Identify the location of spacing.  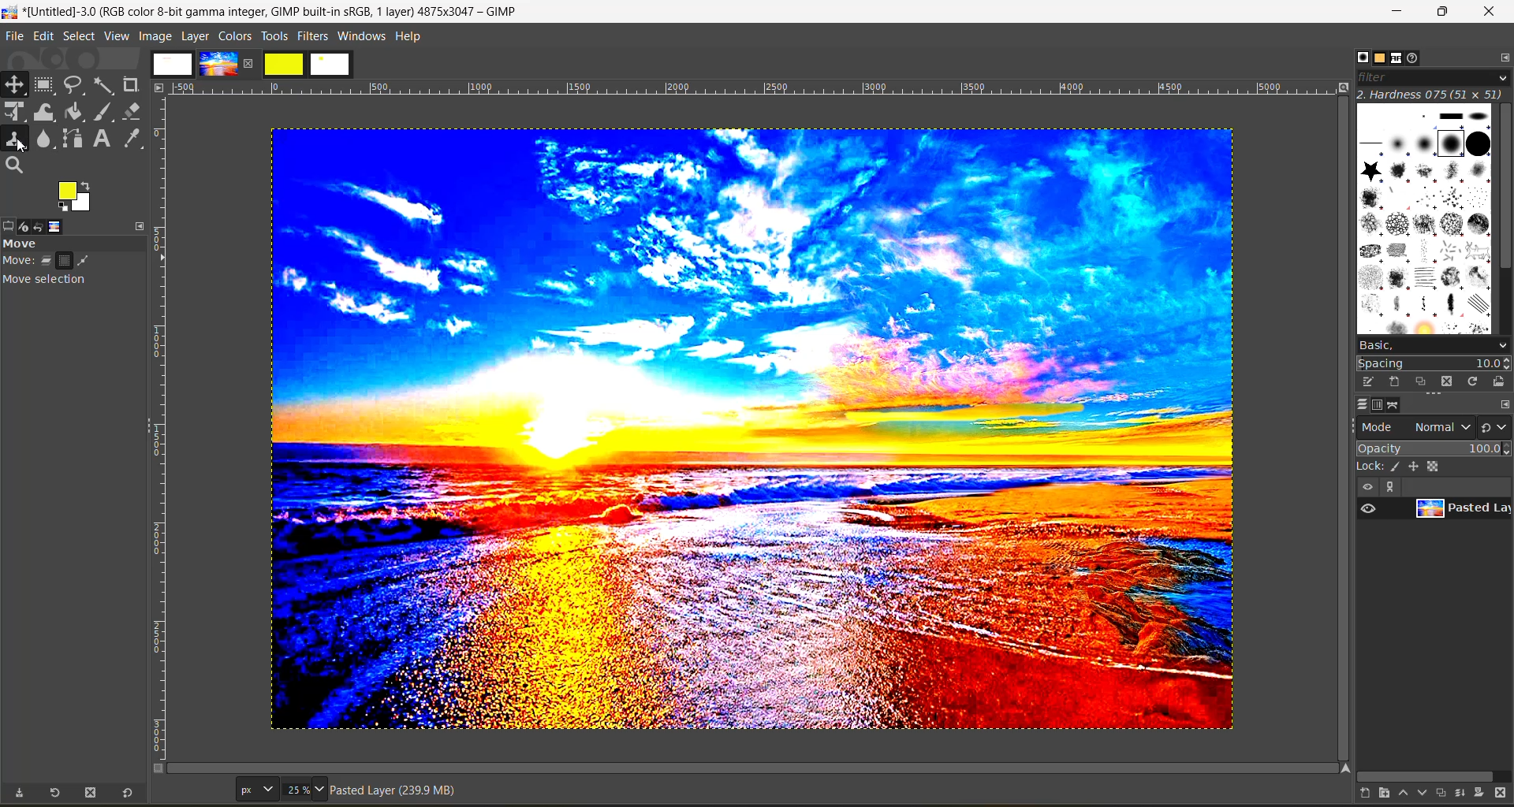
(1434, 363).